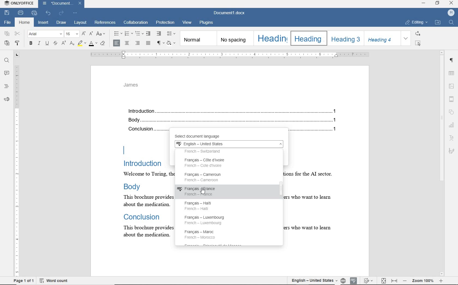 This screenshot has width=458, height=285. I want to click on bullets, so click(118, 34).